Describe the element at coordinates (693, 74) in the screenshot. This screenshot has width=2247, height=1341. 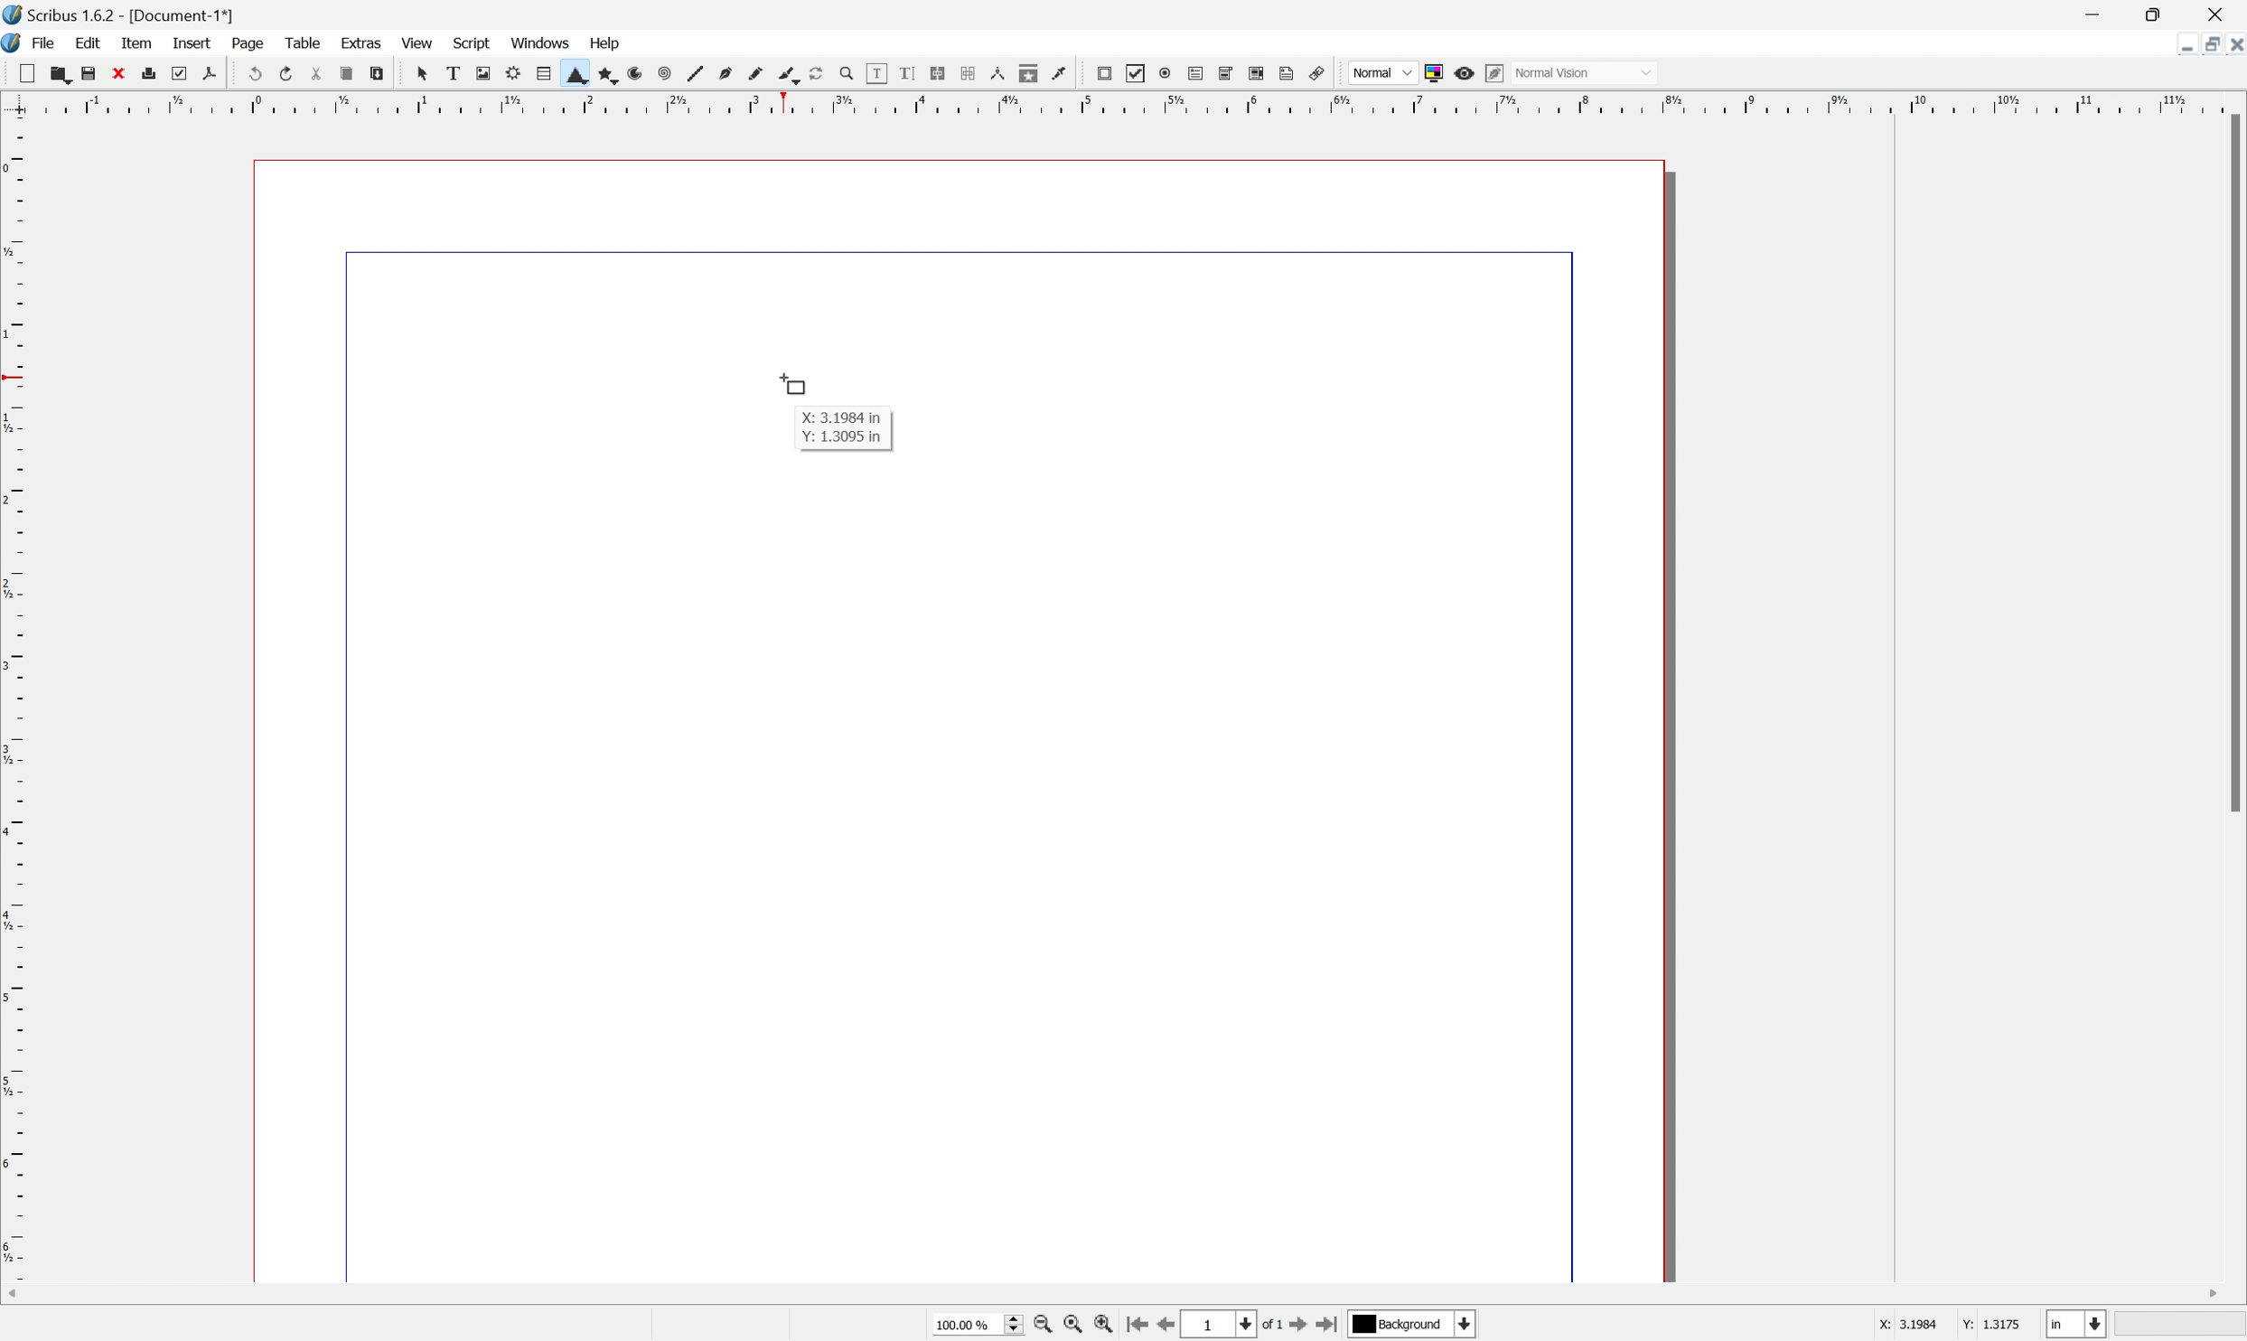
I see `Line` at that location.